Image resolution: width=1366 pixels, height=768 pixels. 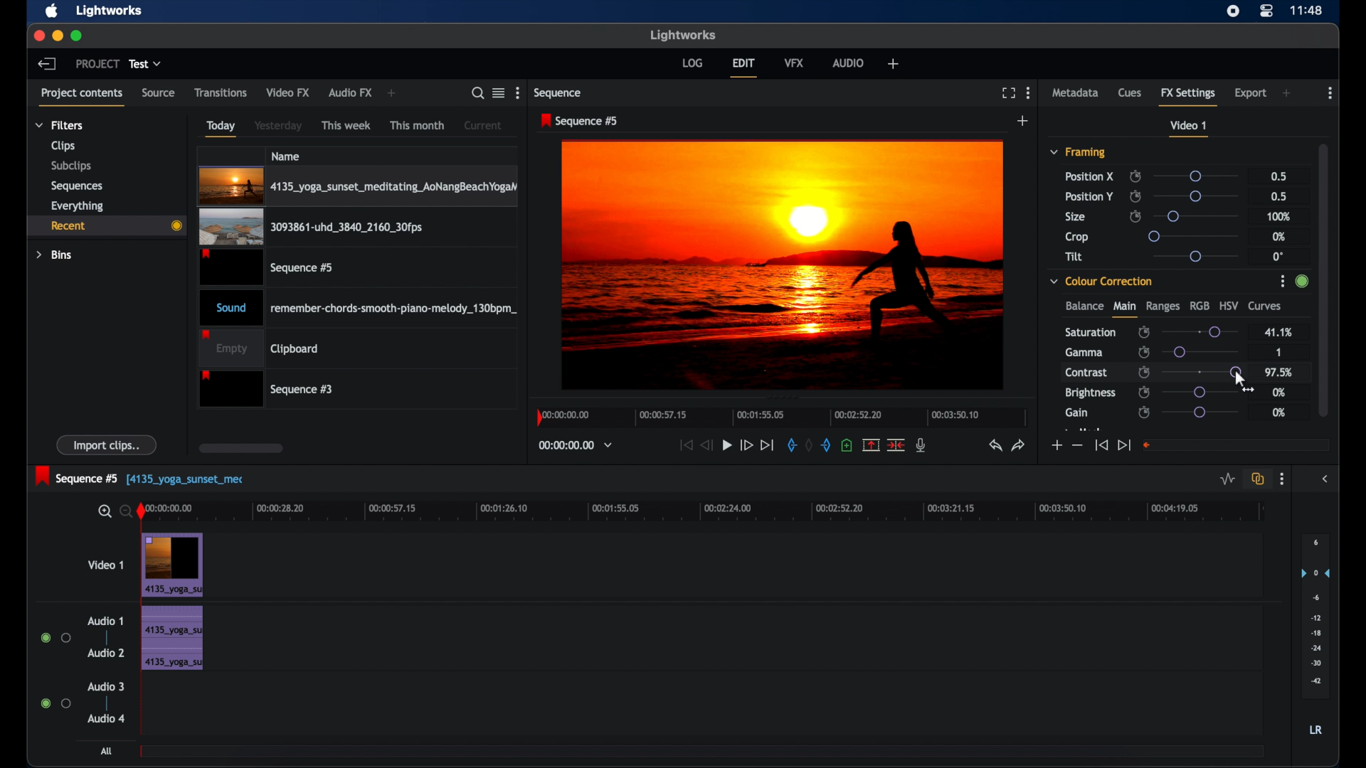 What do you see at coordinates (1088, 373) in the screenshot?
I see `contrast` at bounding box center [1088, 373].